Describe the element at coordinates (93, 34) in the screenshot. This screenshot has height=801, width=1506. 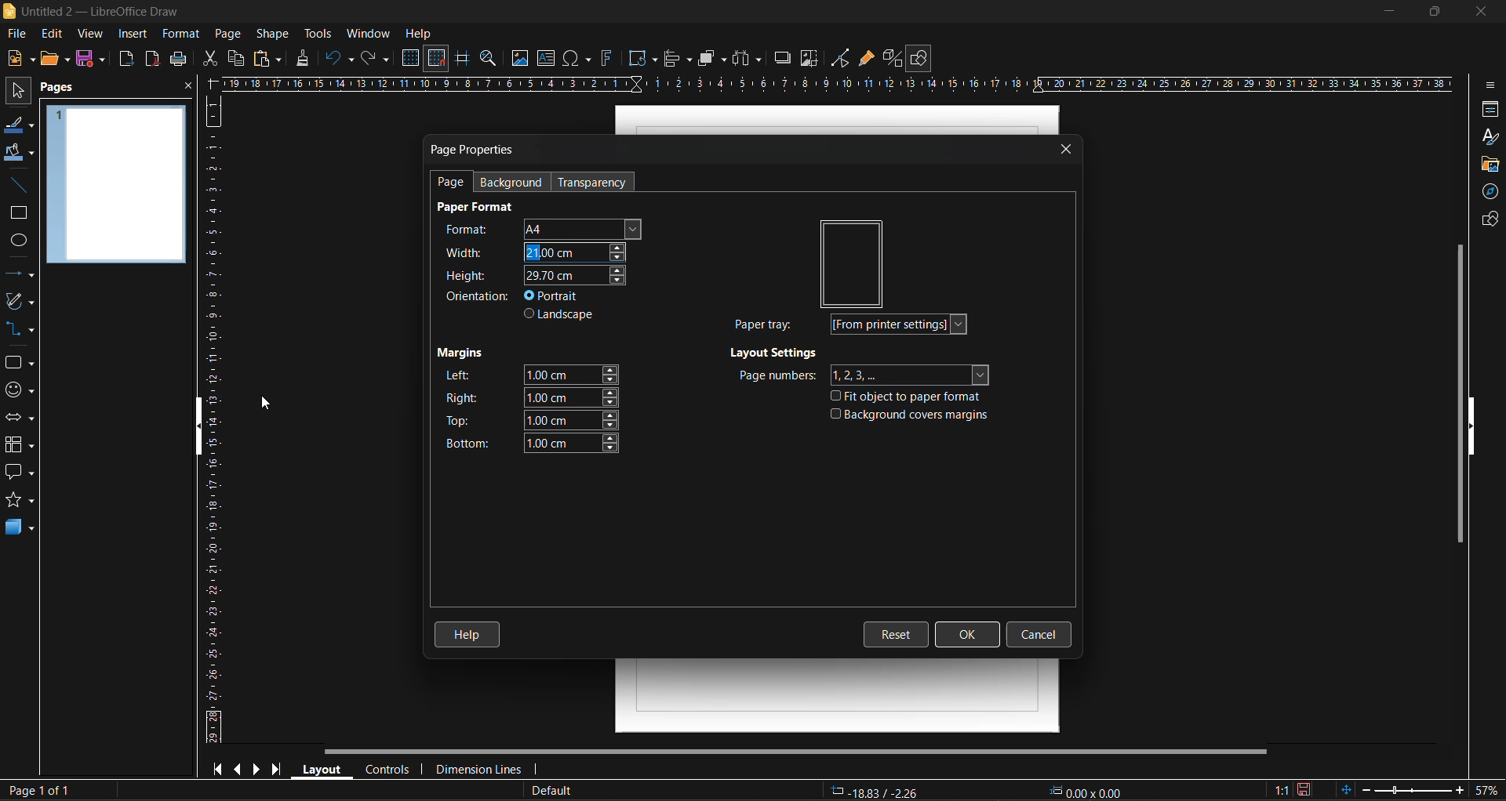
I see `view` at that location.